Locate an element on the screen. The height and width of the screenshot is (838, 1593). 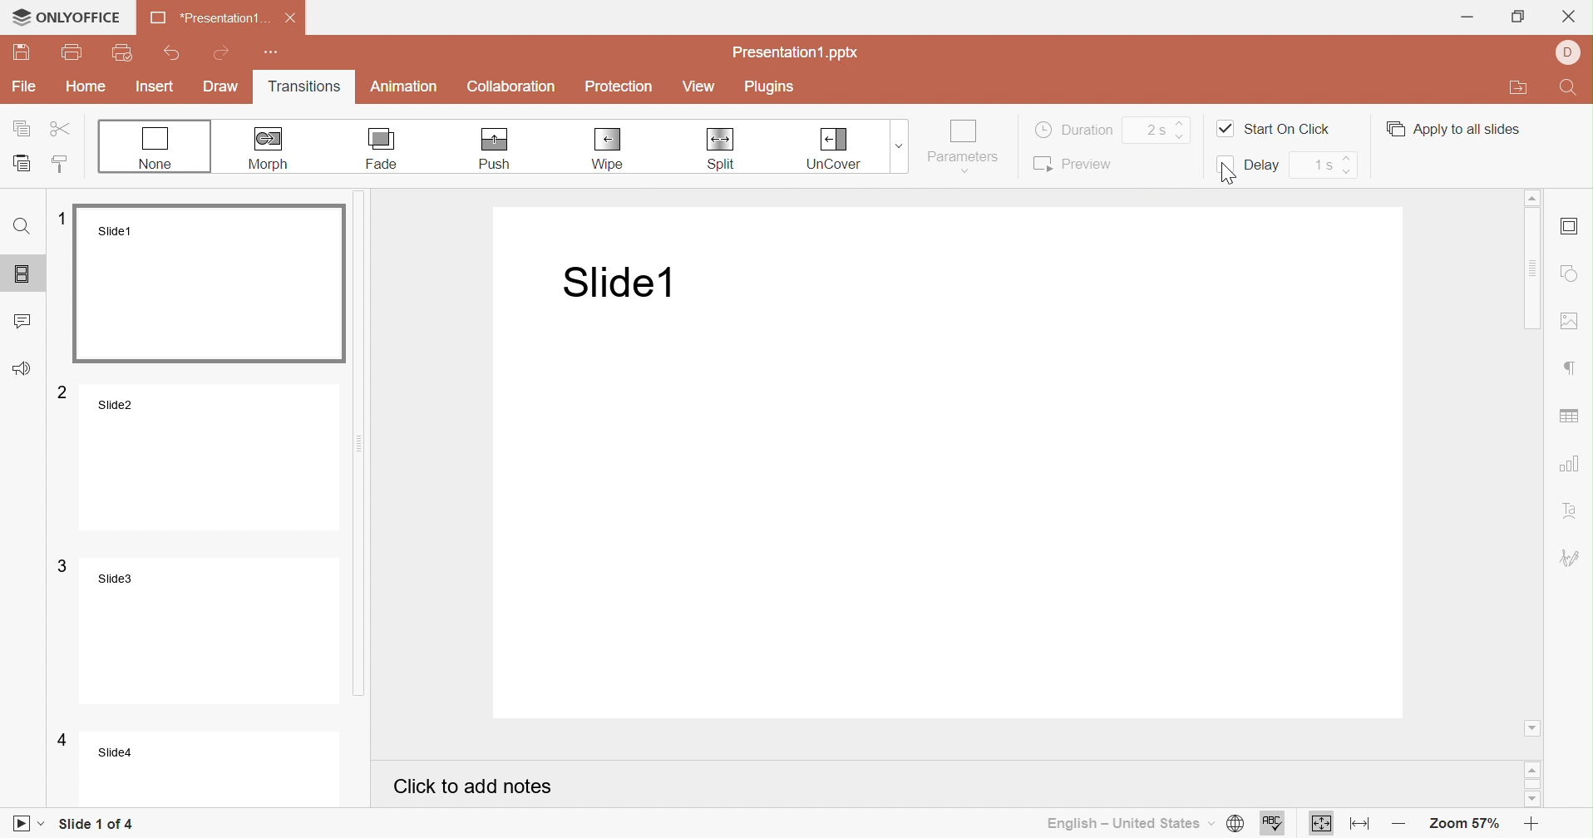
Slide settings is located at coordinates (1569, 226).